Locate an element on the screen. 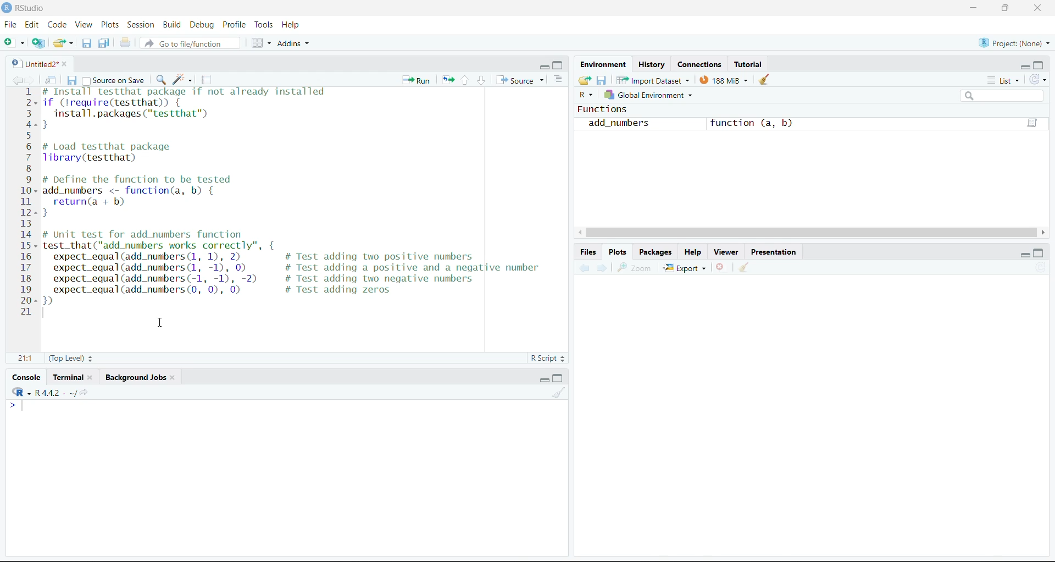  source is located at coordinates (515, 80).